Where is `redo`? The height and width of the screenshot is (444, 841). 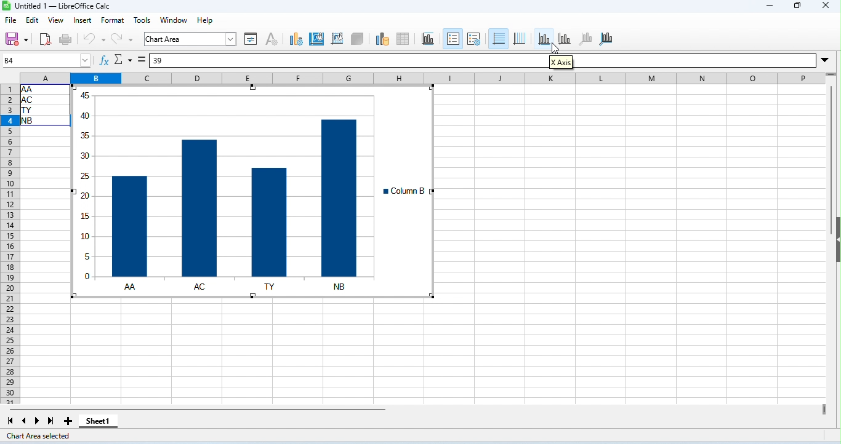 redo is located at coordinates (123, 38).